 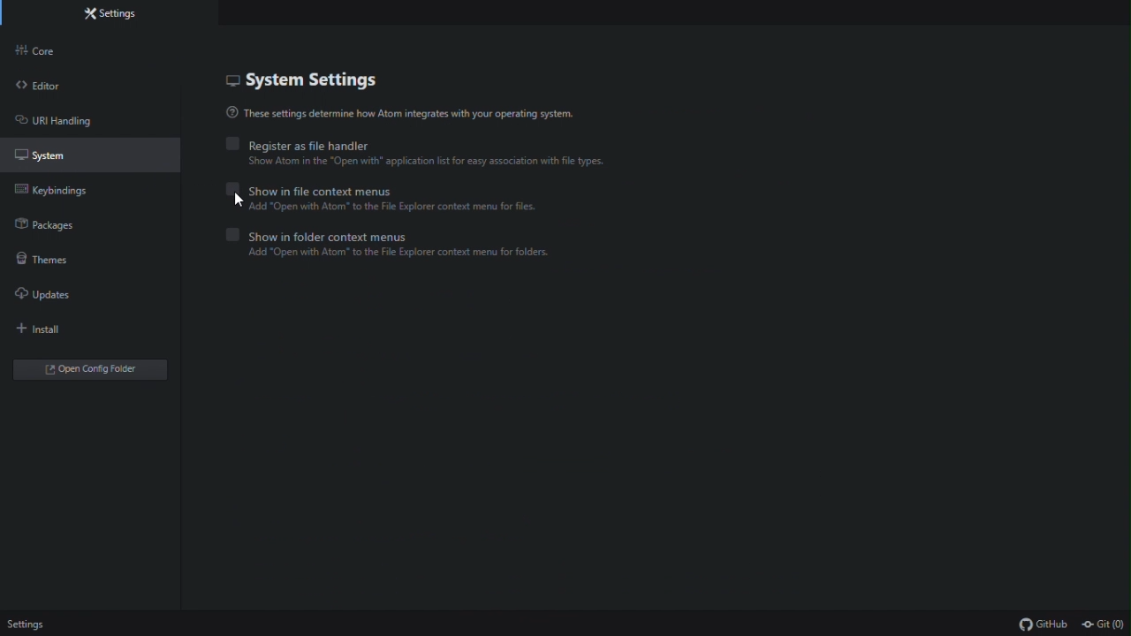 I want to click on Packages, so click(x=60, y=228).